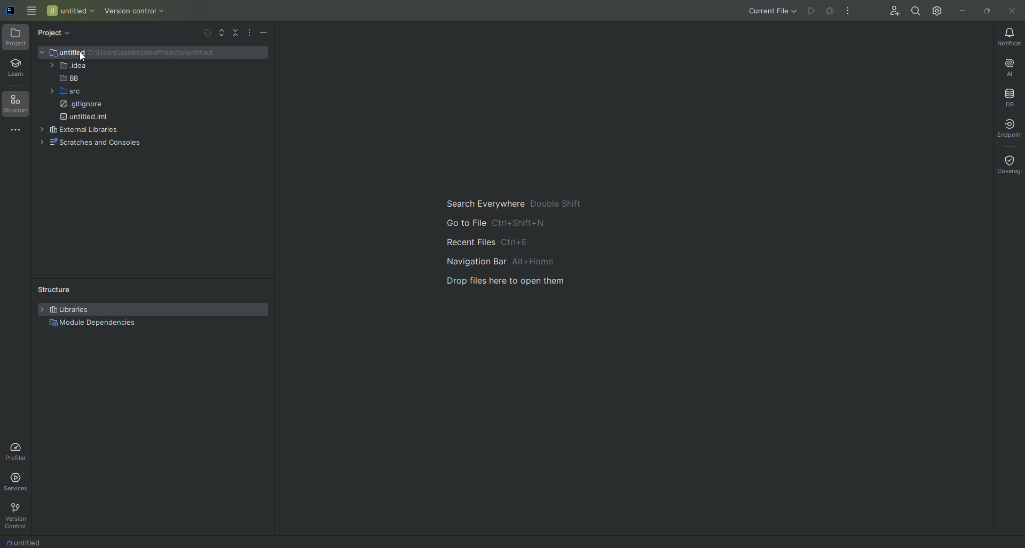  What do you see at coordinates (9, 15) in the screenshot?
I see `Application icon` at bounding box center [9, 15].